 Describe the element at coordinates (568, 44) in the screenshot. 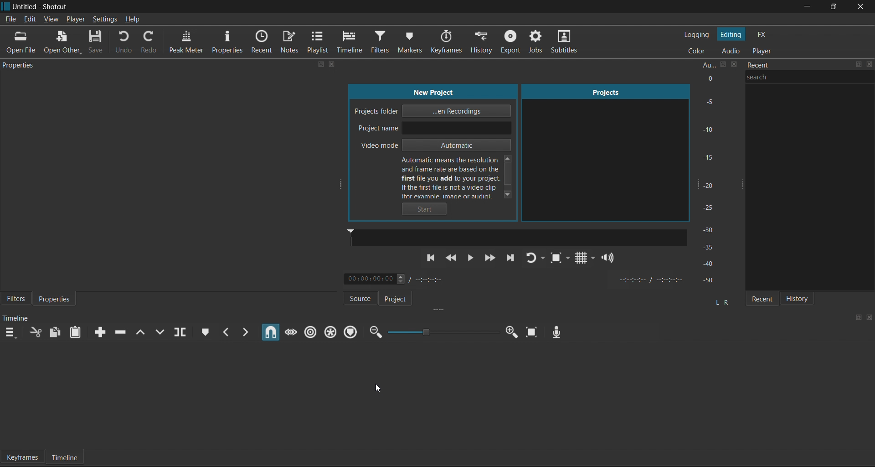

I see `Subtitles` at that location.